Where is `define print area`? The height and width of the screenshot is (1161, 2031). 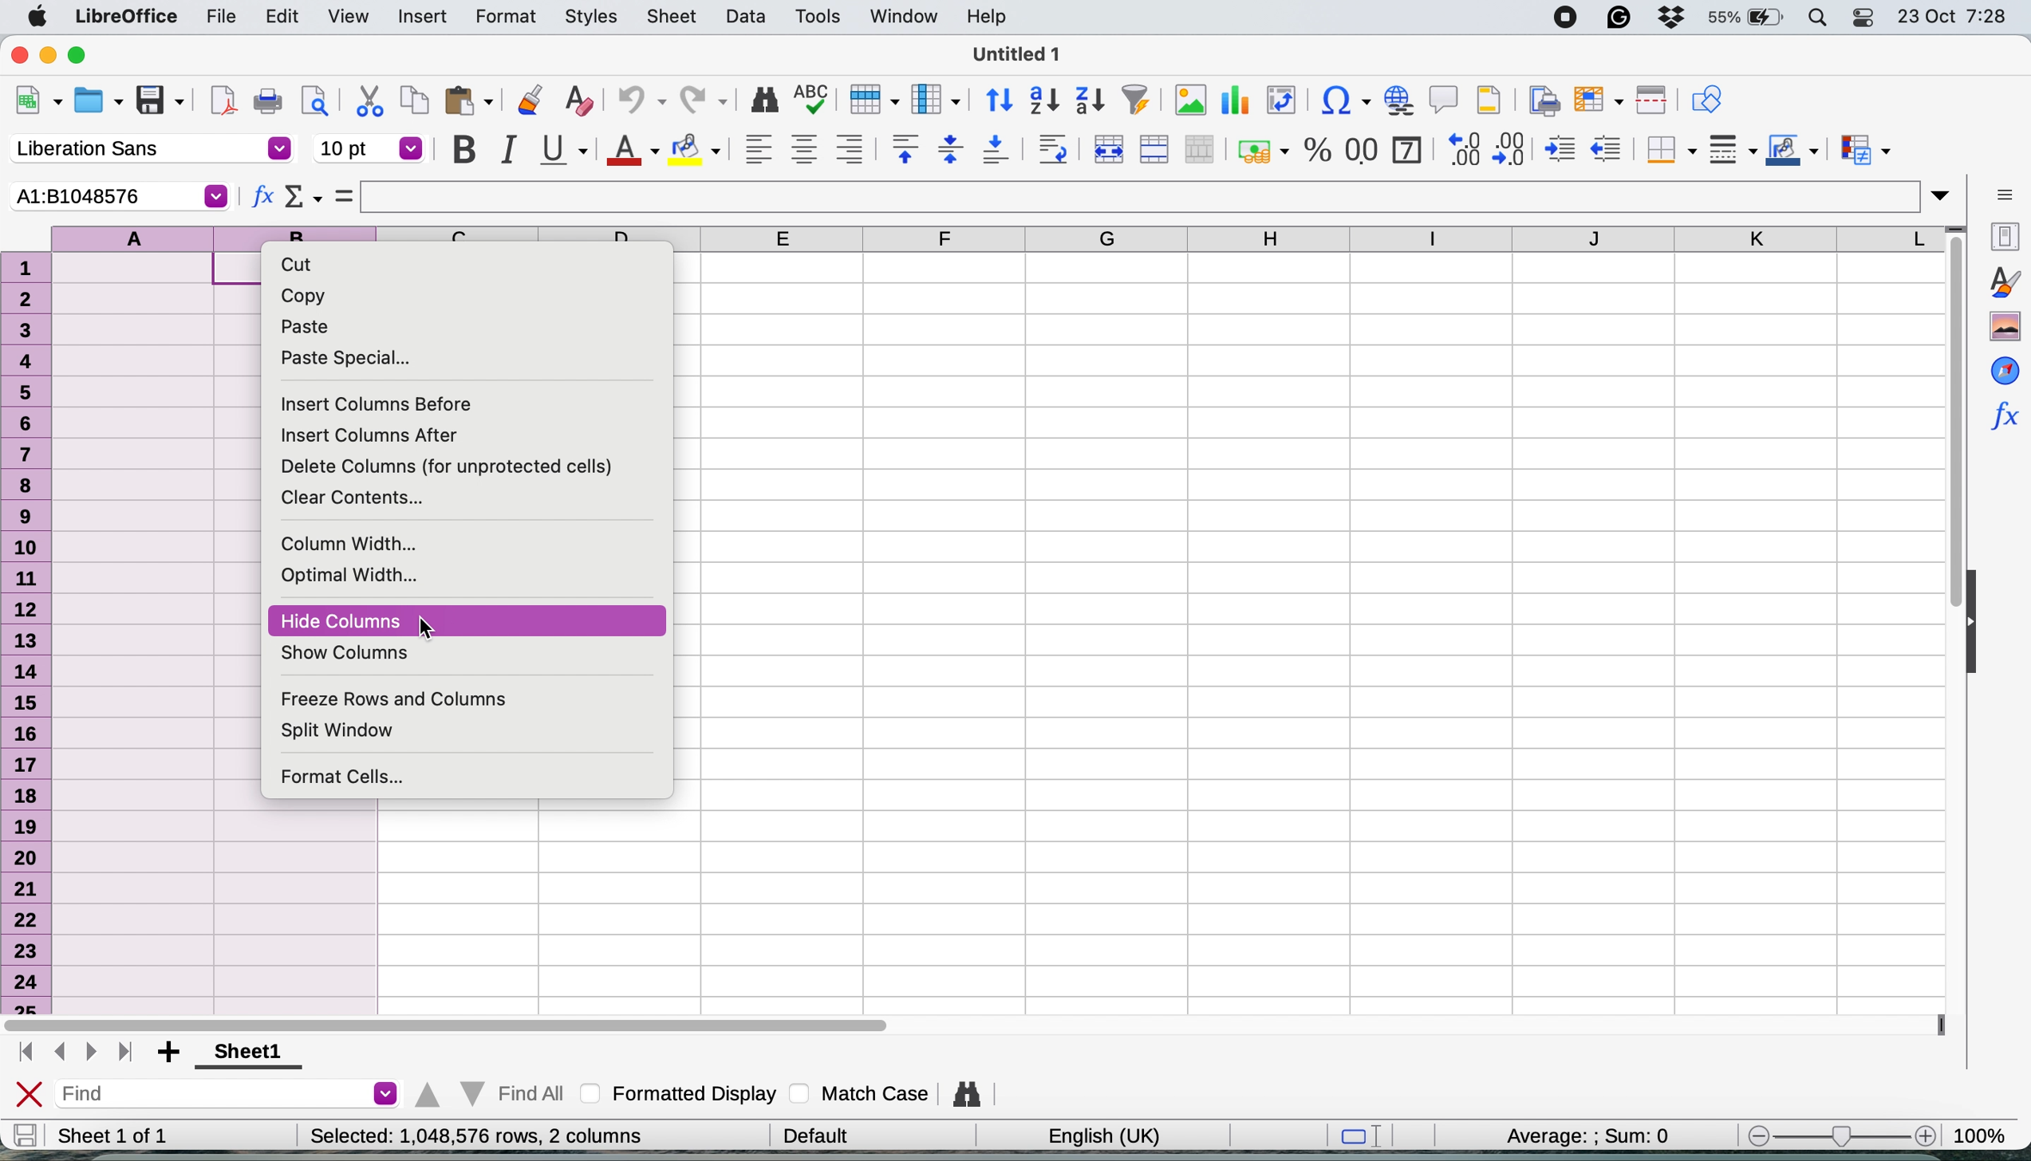 define print area is located at coordinates (1542, 100).